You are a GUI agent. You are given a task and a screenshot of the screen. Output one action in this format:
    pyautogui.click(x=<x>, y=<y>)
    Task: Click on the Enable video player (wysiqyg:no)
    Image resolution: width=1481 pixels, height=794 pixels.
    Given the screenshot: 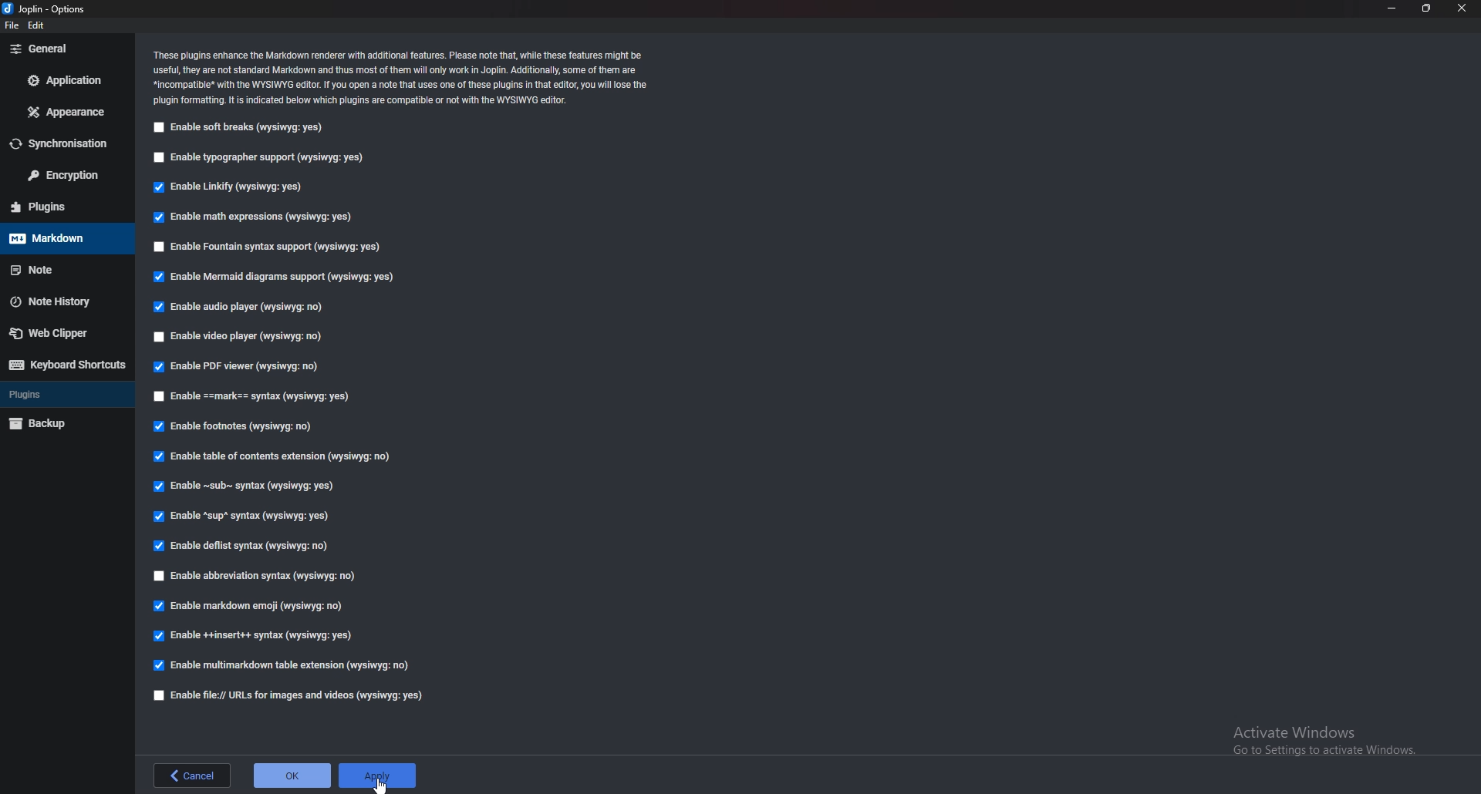 What is the action you would take?
    pyautogui.click(x=240, y=335)
    